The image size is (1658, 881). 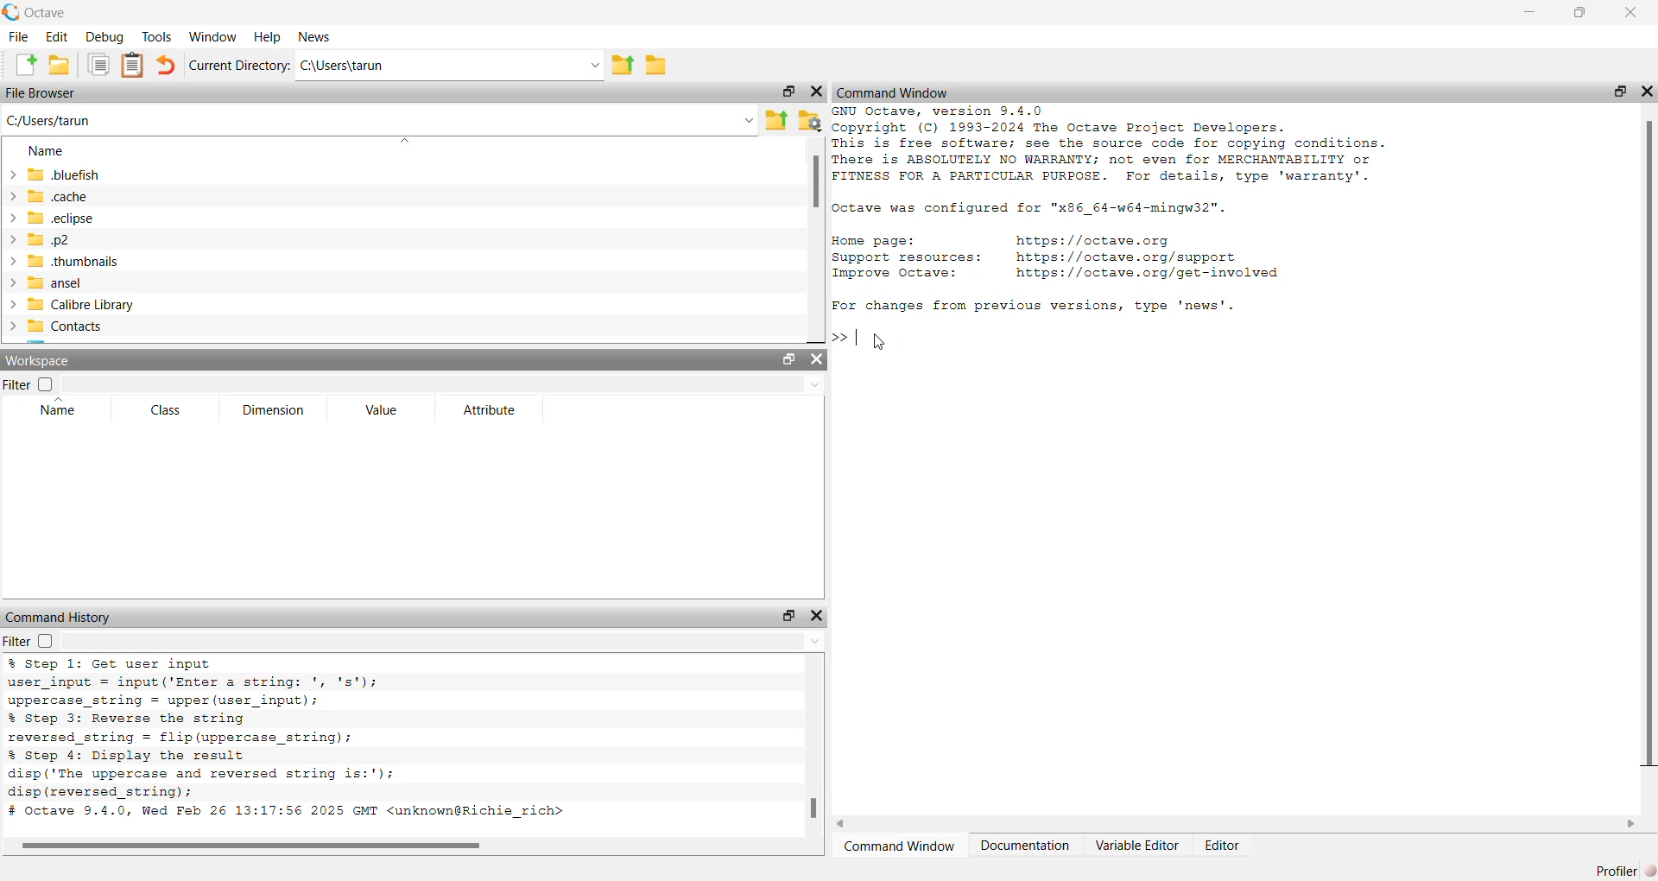 What do you see at coordinates (1221, 846) in the screenshot?
I see `editor` at bounding box center [1221, 846].